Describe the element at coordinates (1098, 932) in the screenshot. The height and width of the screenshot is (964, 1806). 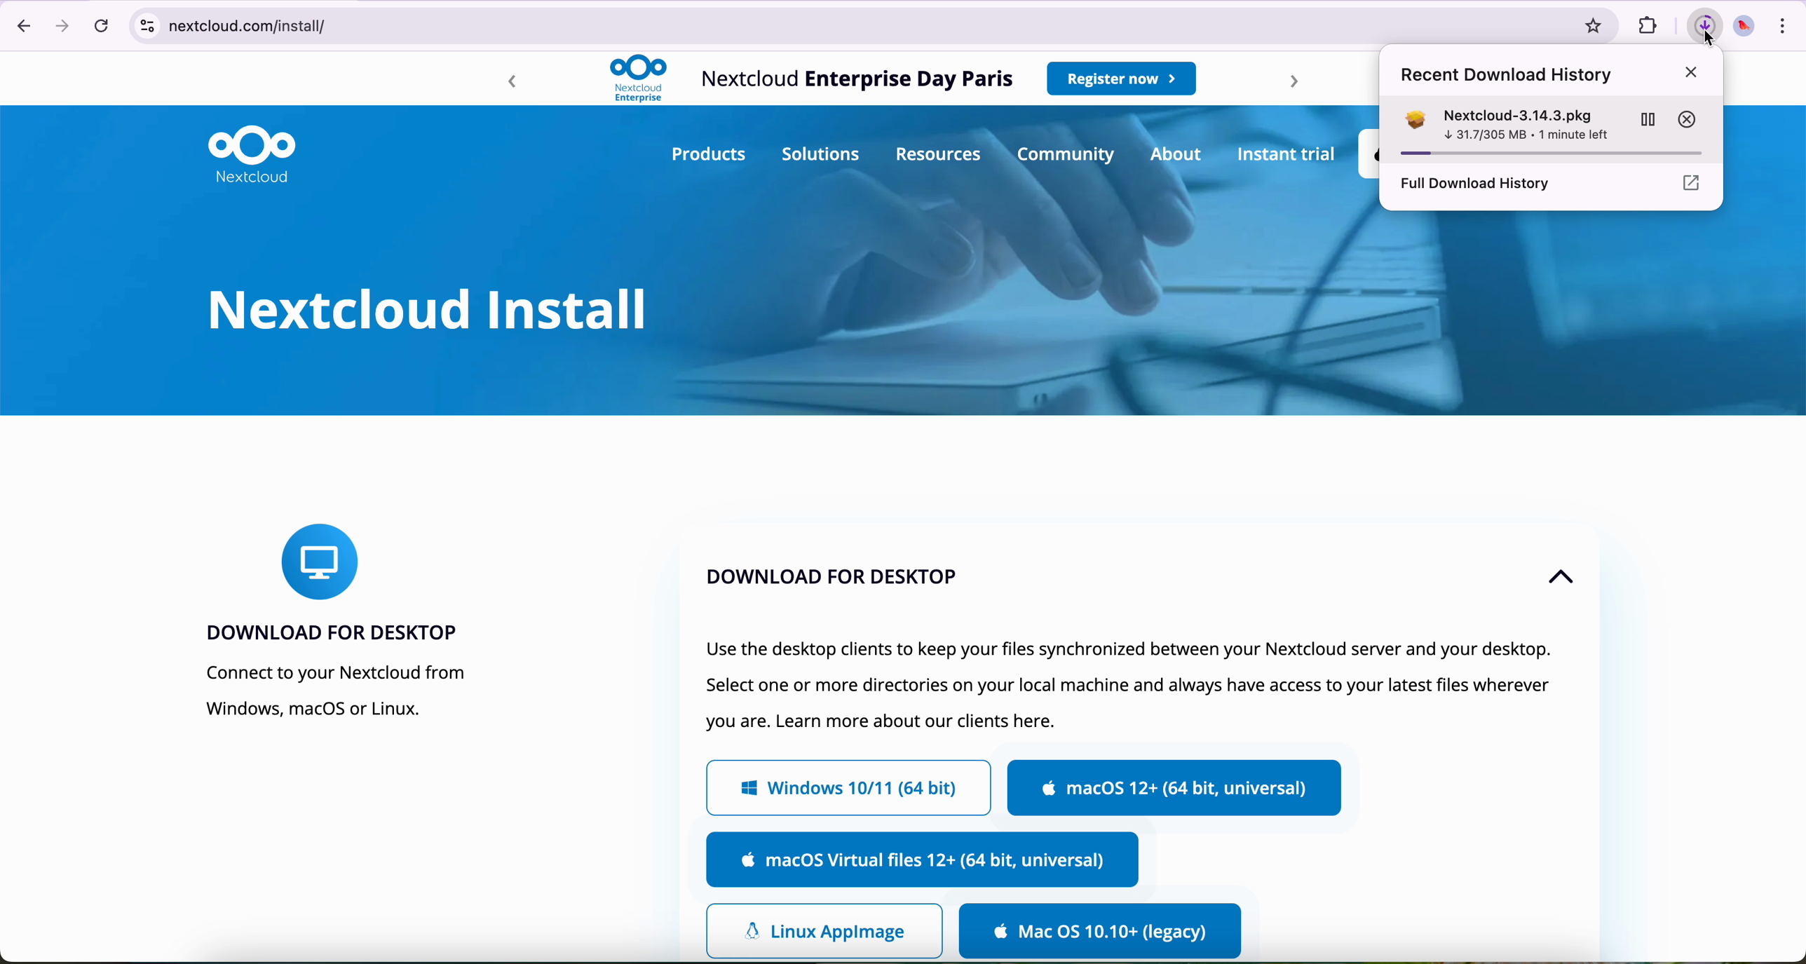
I see `download for Mac OS legacy` at that location.